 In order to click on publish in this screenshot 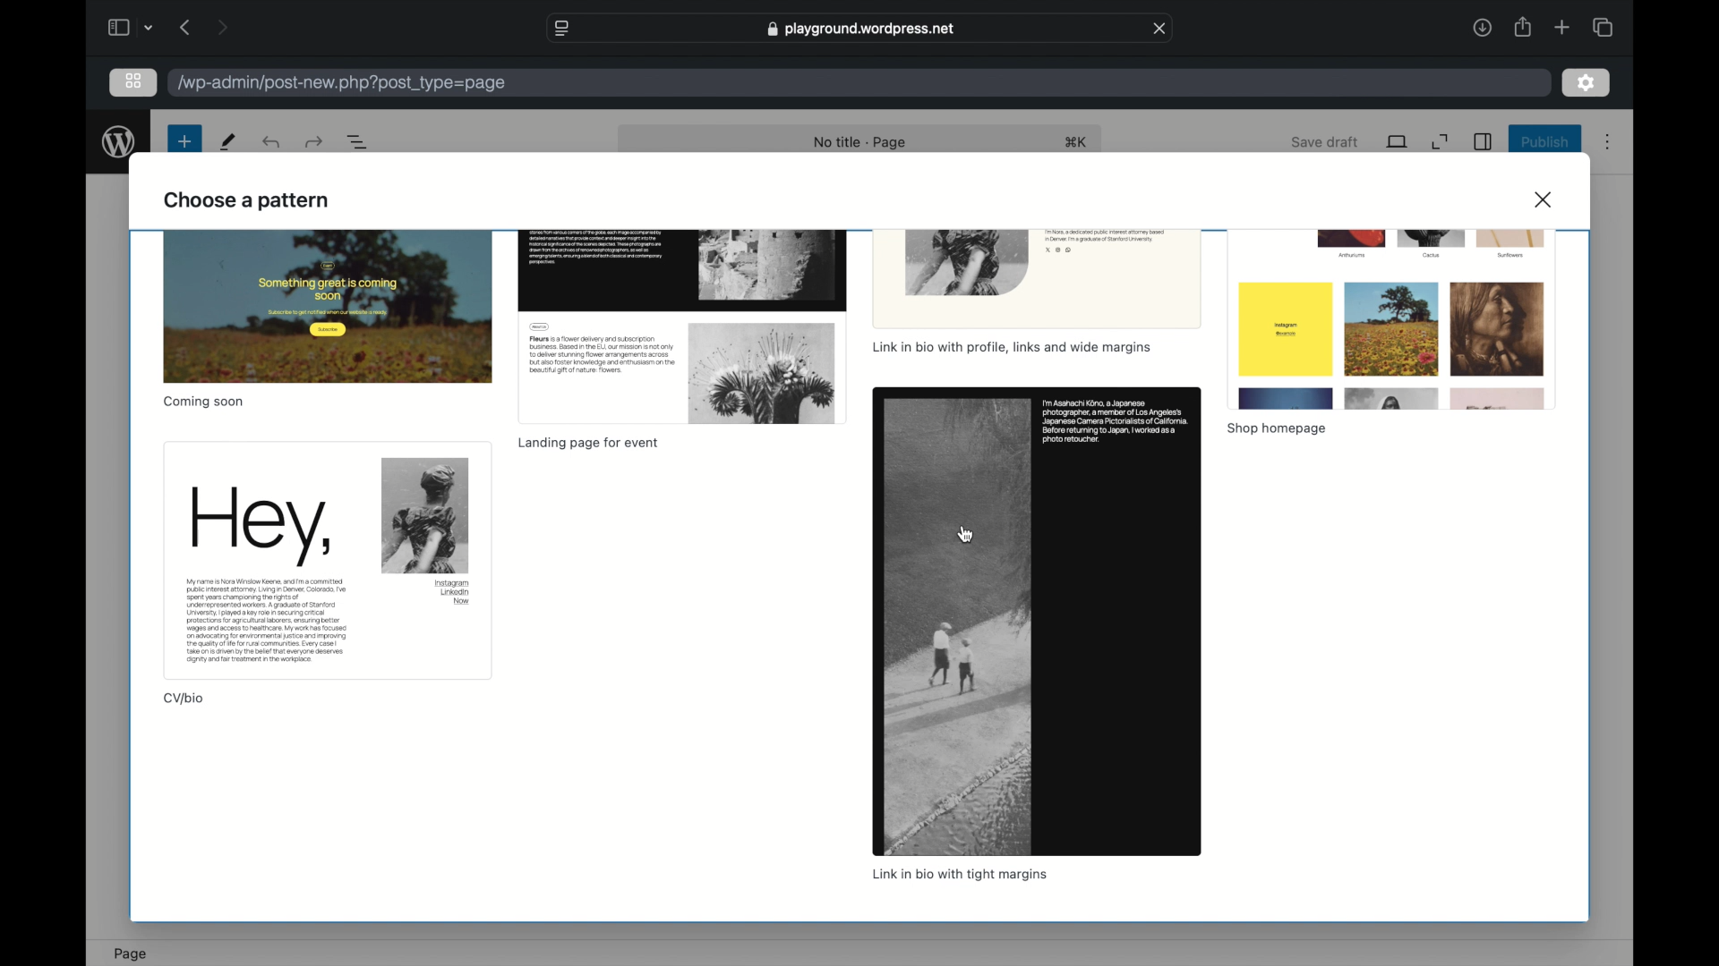, I will do `click(1545, 141)`.